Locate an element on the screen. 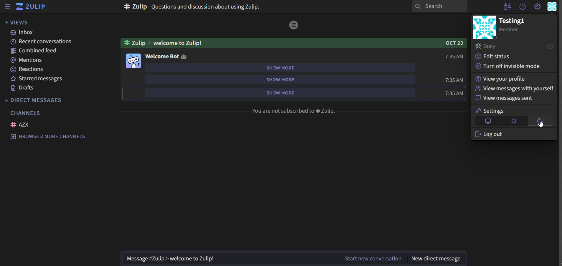 Image resolution: width=562 pixels, height=266 pixels. sidebar is located at coordinates (8, 6).